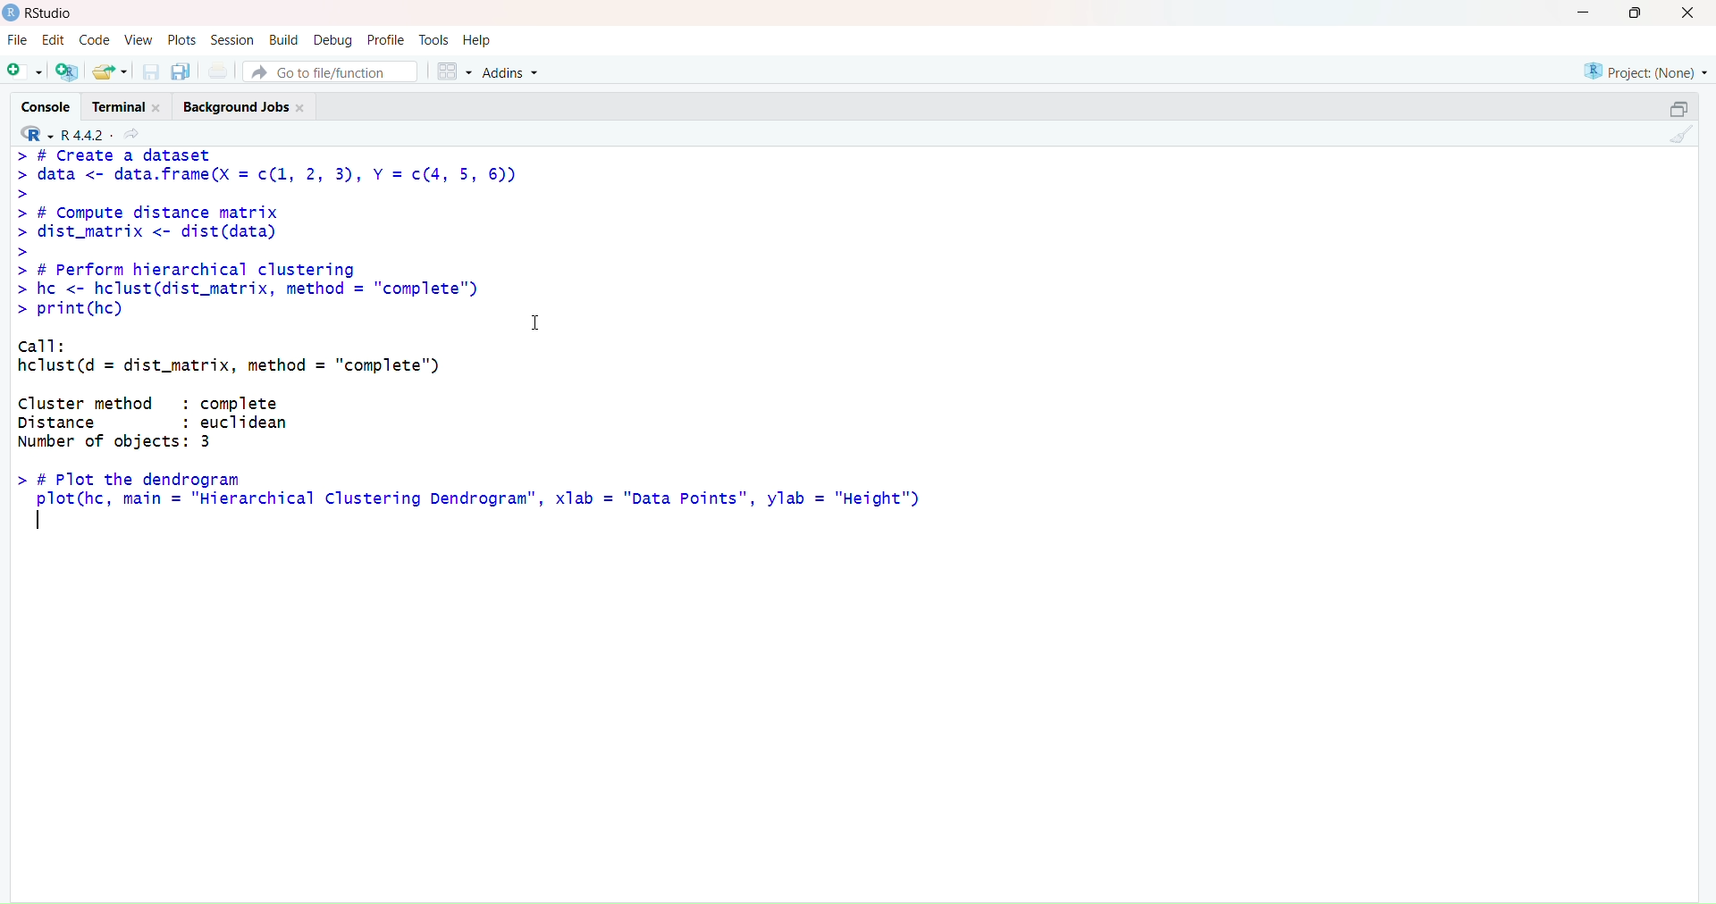 This screenshot has height=904, width=1716. I want to click on Prompt cursor, so click(29, 481).